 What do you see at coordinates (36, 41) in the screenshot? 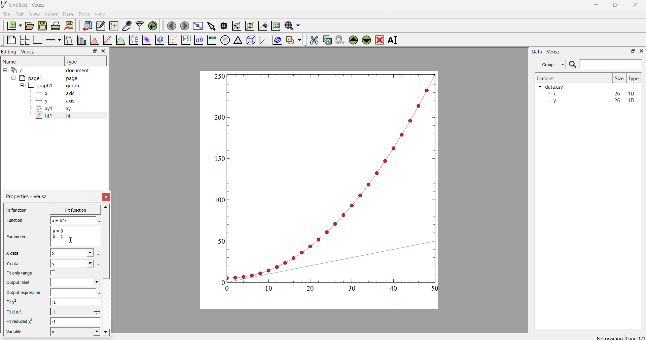
I see `Base Graph` at bounding box center [36, 41].